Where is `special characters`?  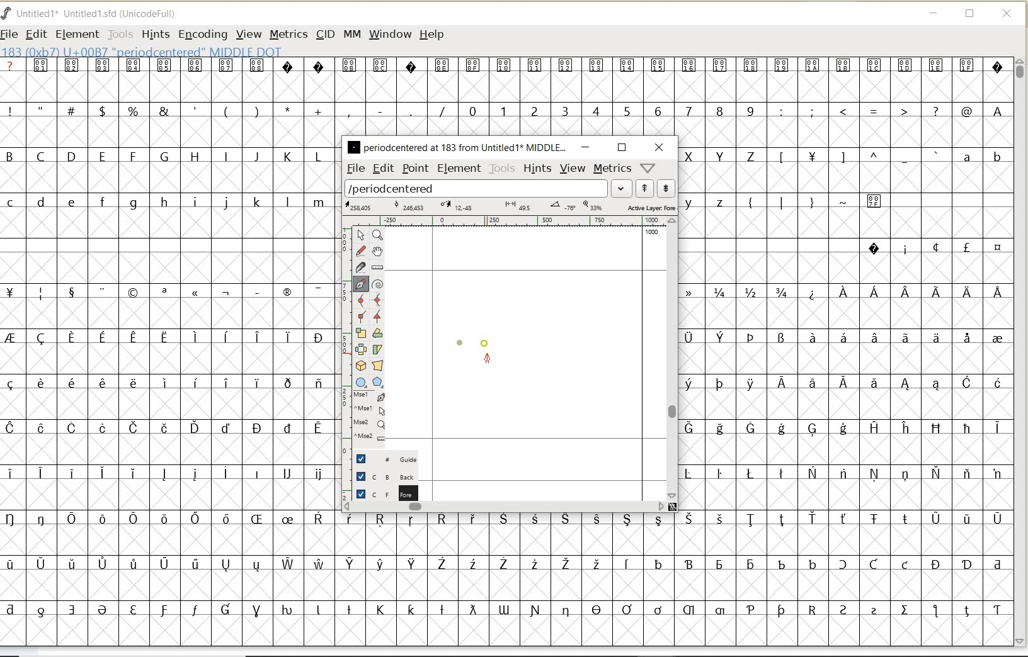
special characters is located at coordinates (505, 73).